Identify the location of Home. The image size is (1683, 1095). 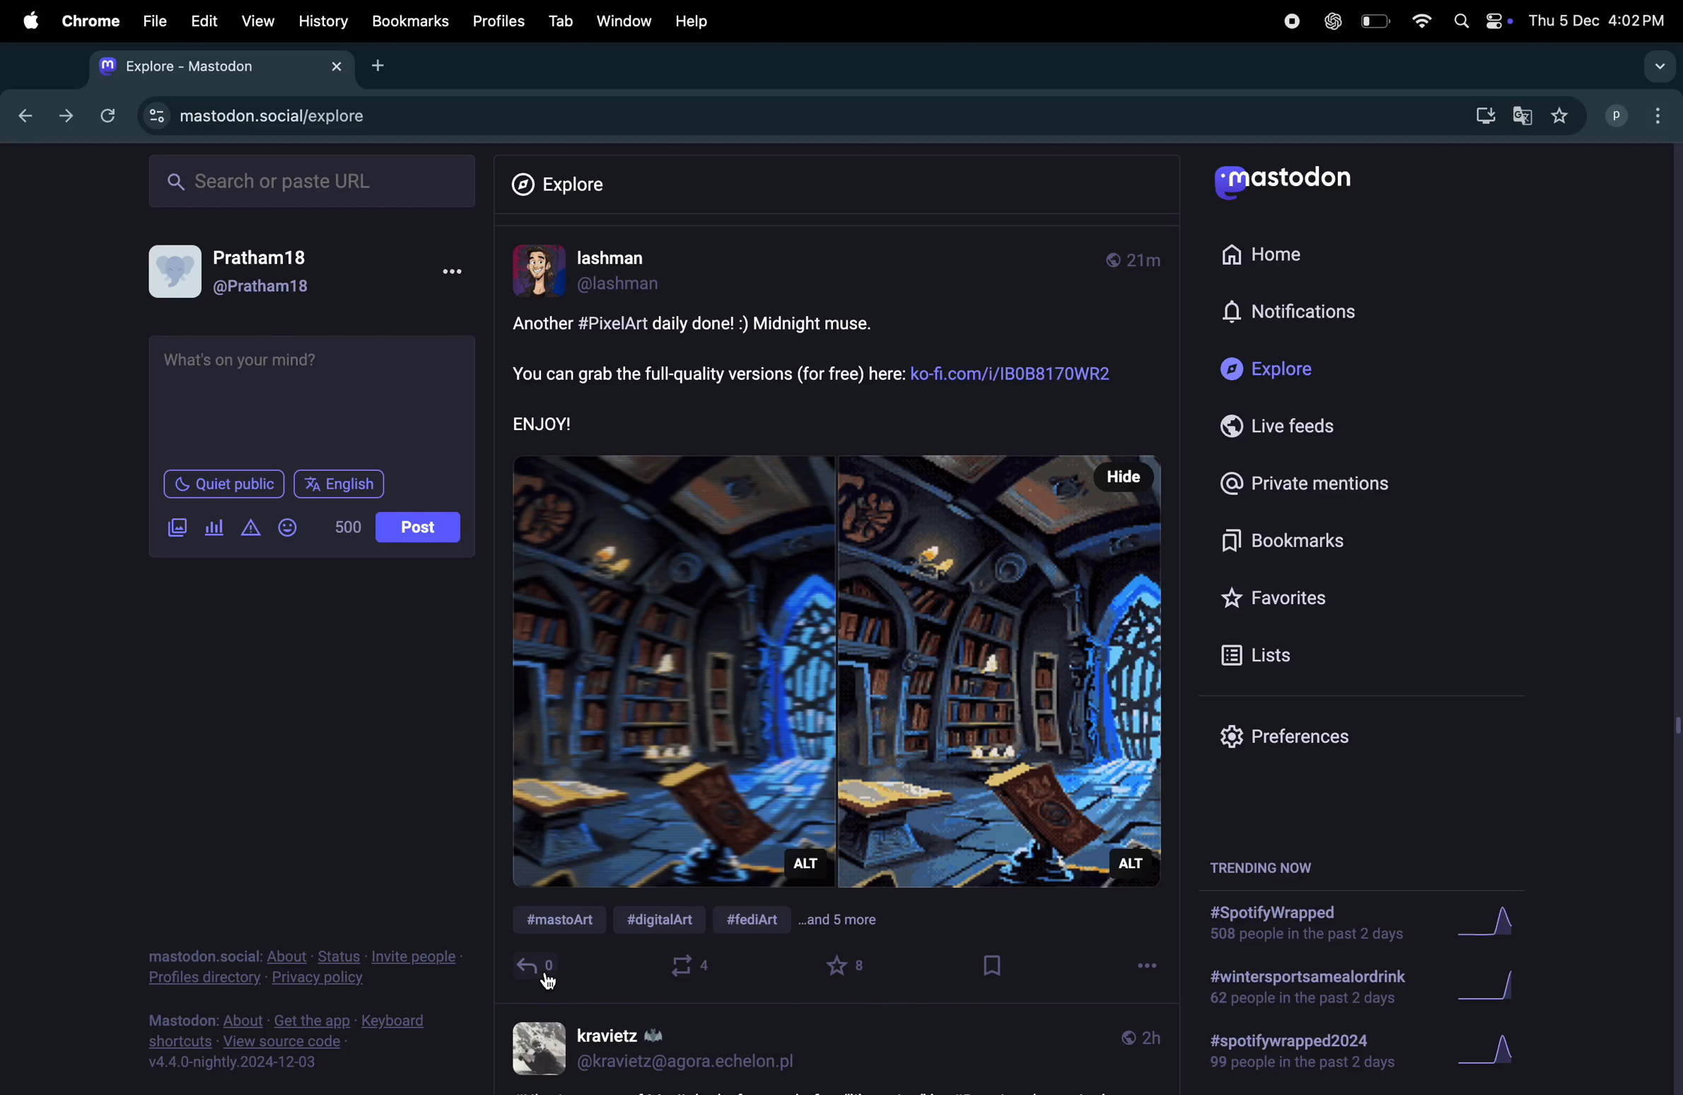
(1289, 259).